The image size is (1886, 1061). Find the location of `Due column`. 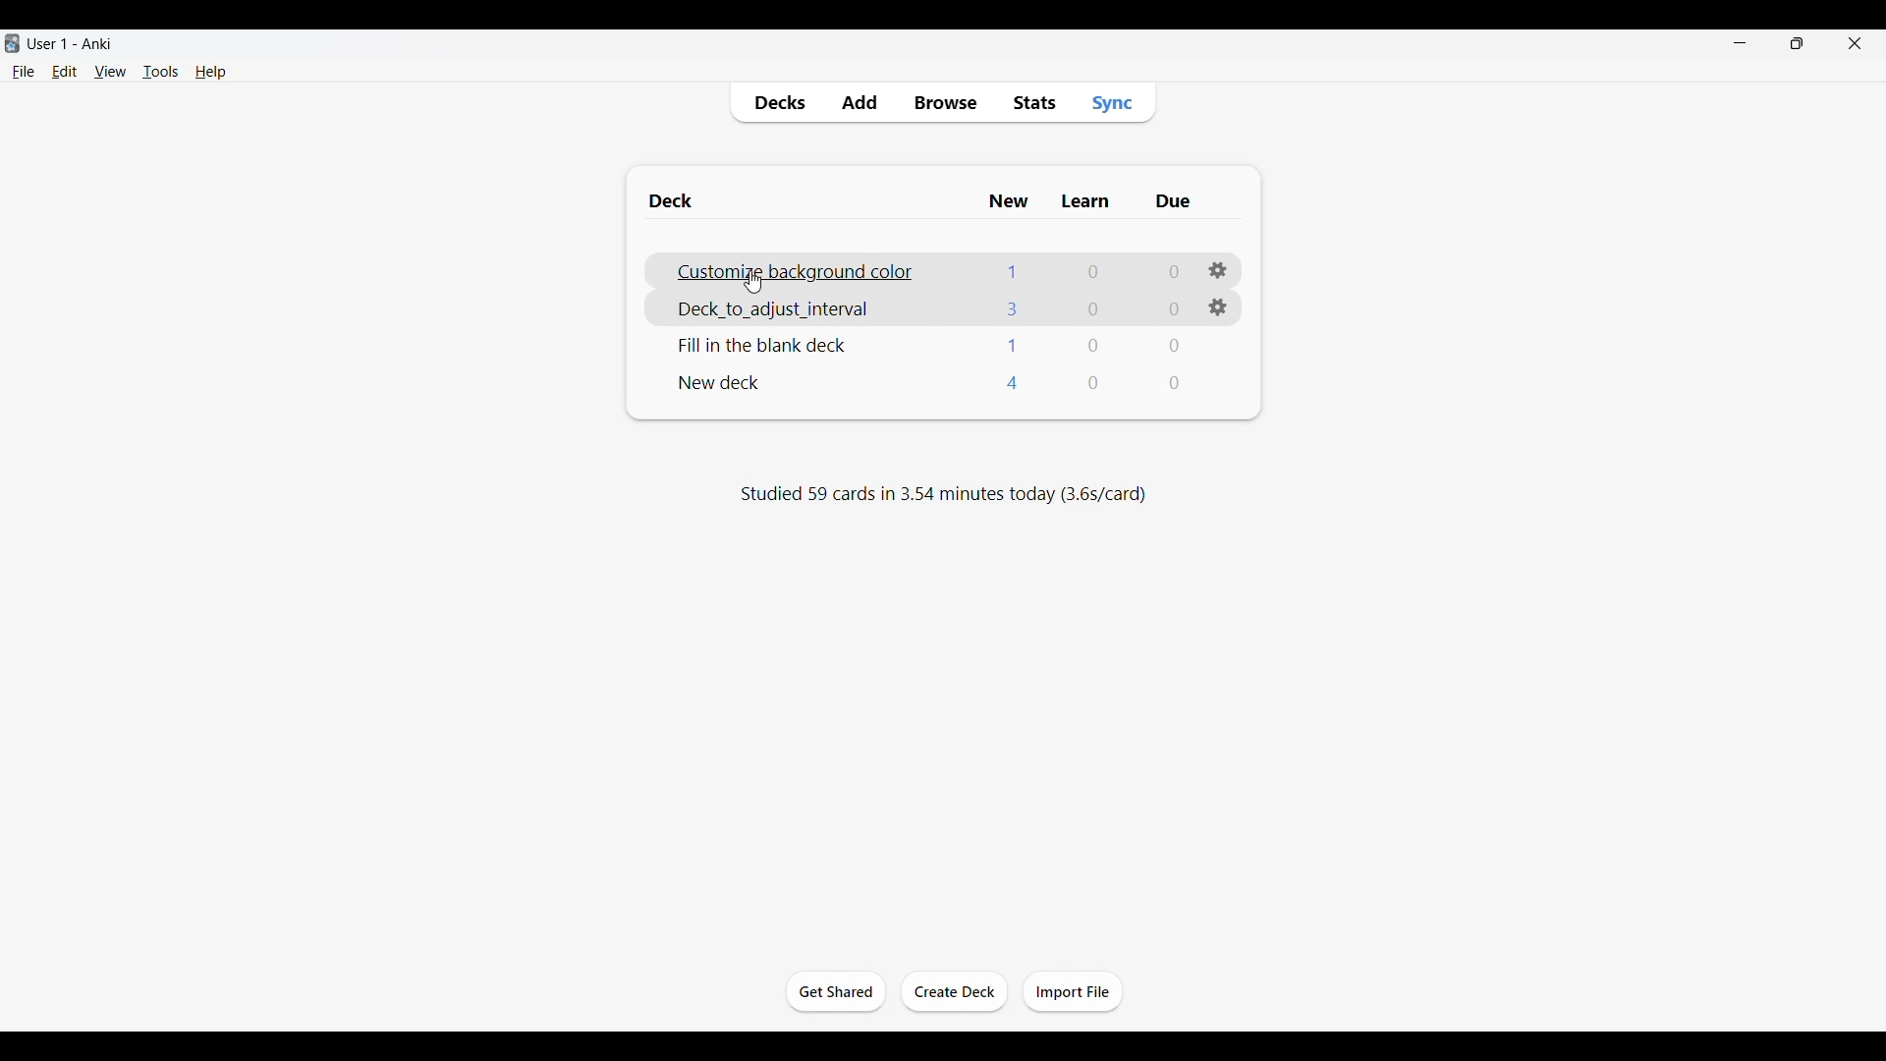

Due column is located at coordinates (1172, 201).